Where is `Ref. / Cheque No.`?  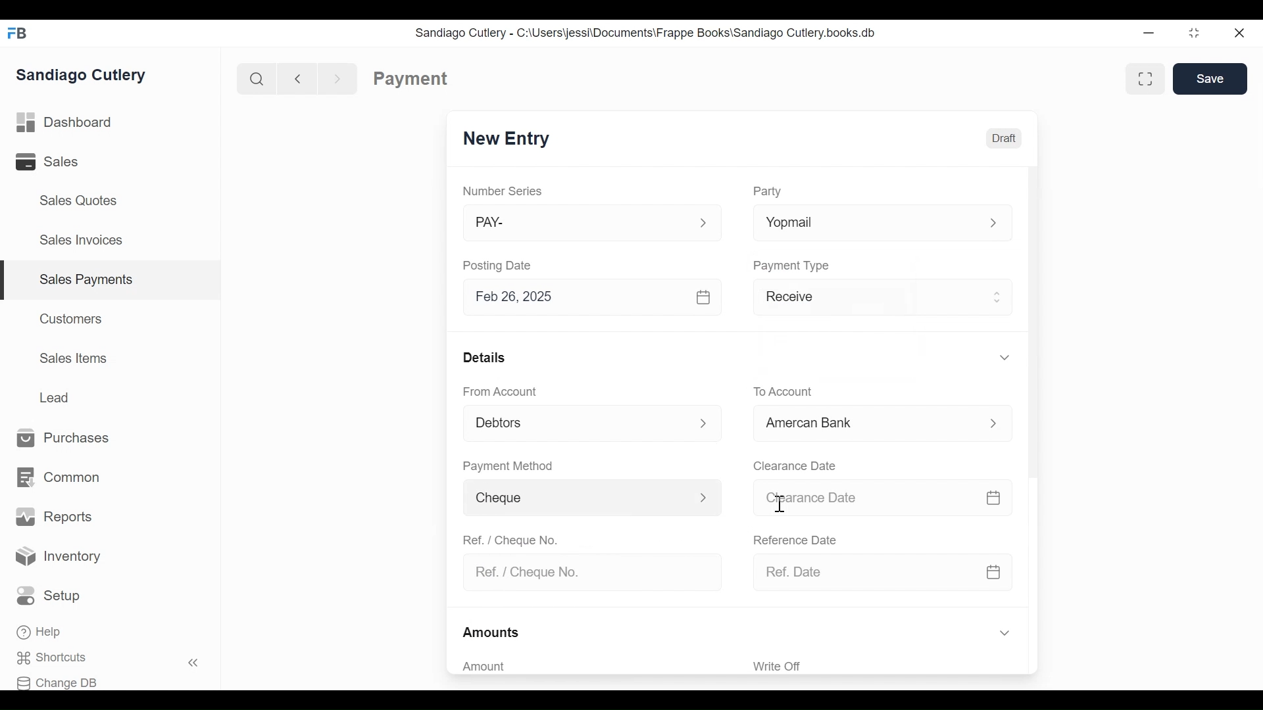
Ref. / Cheque No. is located at coordinates (586, 573).